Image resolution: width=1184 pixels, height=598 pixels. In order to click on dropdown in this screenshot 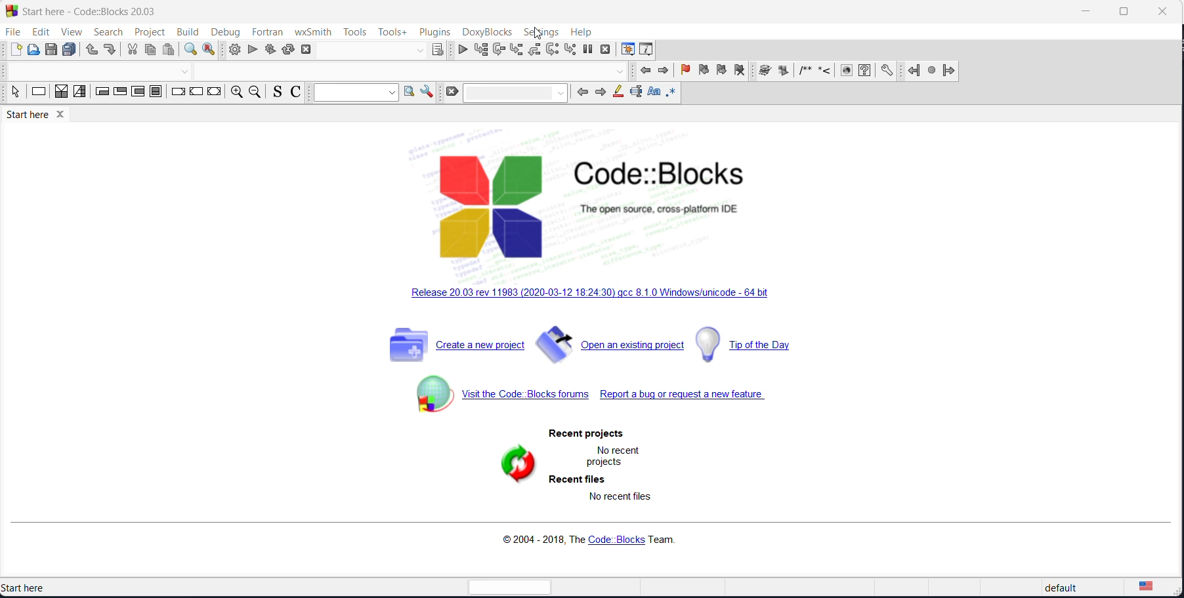, I will do `click(418, 51)`.